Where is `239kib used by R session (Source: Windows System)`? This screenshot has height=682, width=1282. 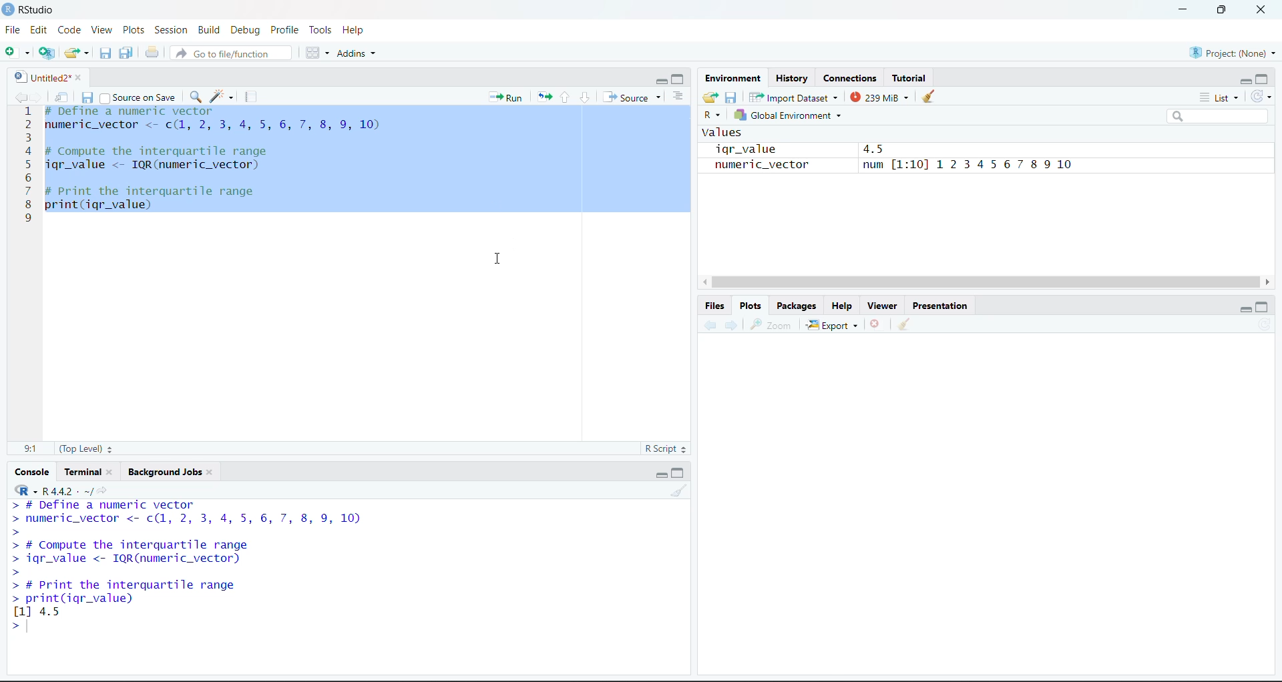
239kib used by R session (Source: Windows System) is located at coordinates (881, 97).